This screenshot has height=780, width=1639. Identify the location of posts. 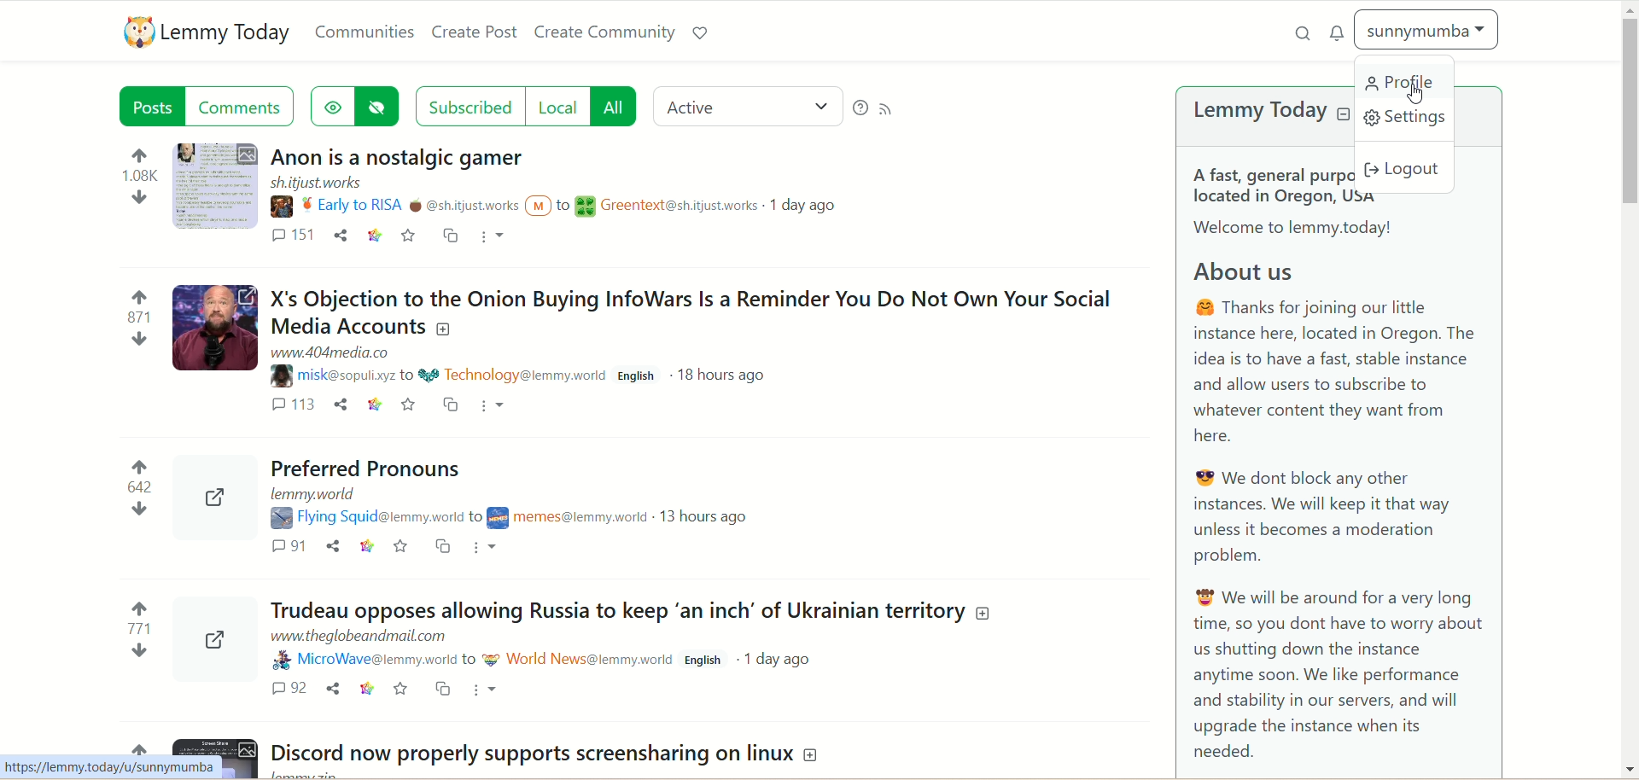
(149, 106).